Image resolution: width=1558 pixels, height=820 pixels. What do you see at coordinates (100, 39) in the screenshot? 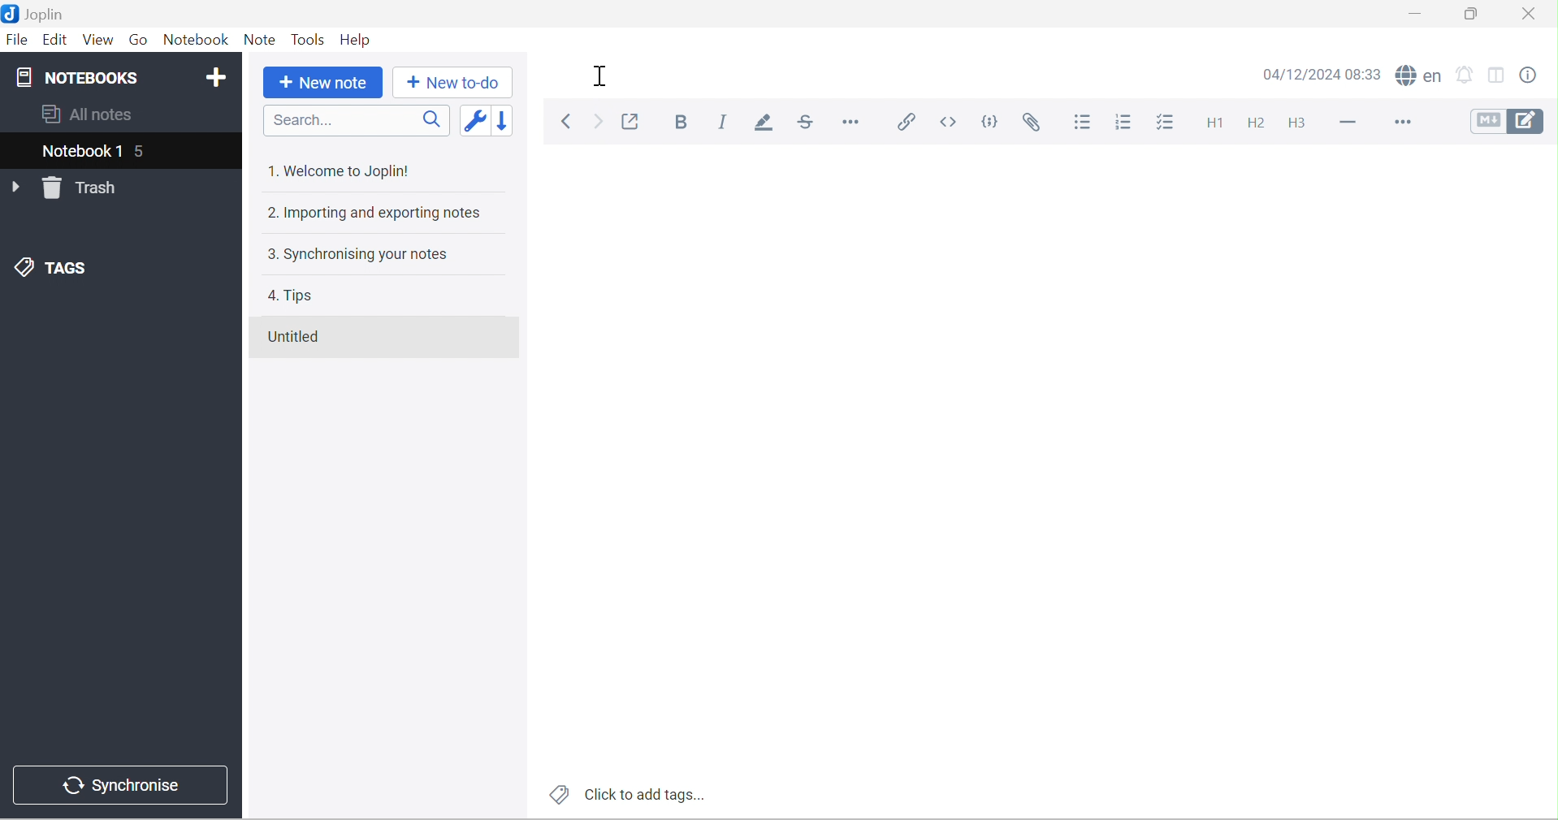
I see `View` at bounding box center [100, 39].